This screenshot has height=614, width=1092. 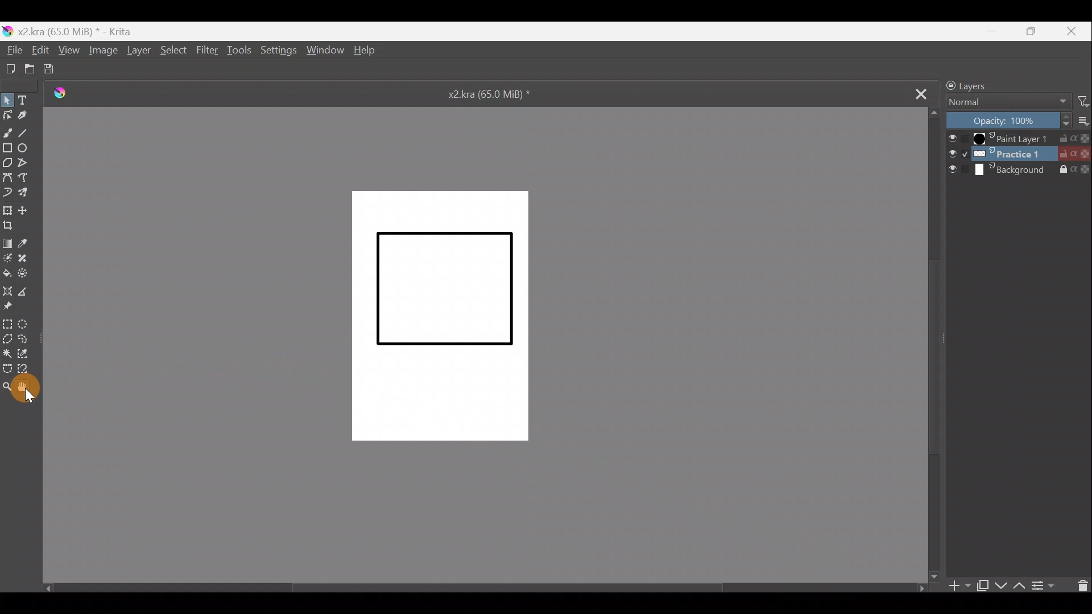 I want to click on Layer, so click(x=138, y=53).